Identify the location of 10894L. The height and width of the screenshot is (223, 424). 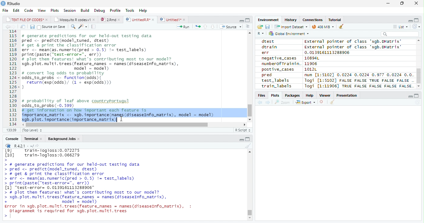
(313, 58).